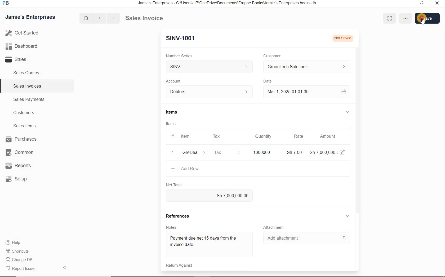 This screenshot has height=277, width=445. What do you see at coordinates (323, 152) in the screenshot?
I see `Sh 7,000,000` at bounding box center [323, 152].